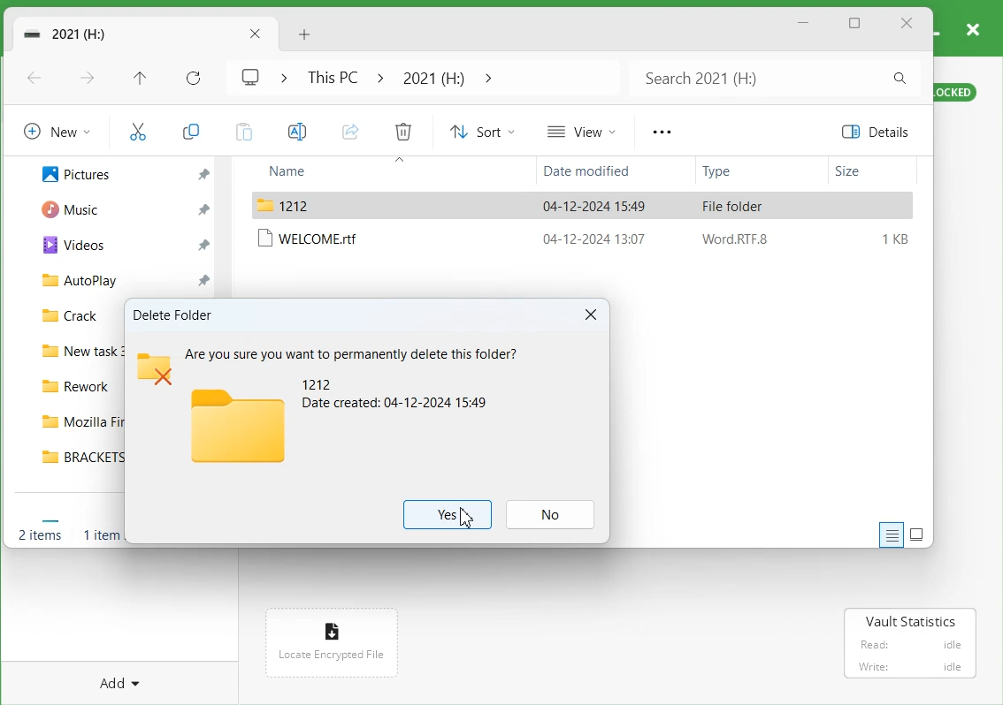  Describe the element at coordinates (76, 210) in the screenshot. I see `Music` at that location.